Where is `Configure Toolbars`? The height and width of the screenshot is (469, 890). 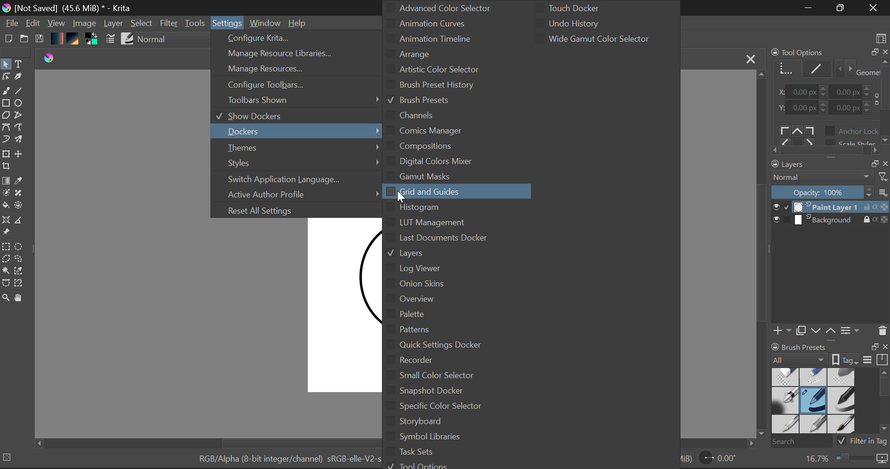 Configure Toolbars is located at coordinates (293, 85).